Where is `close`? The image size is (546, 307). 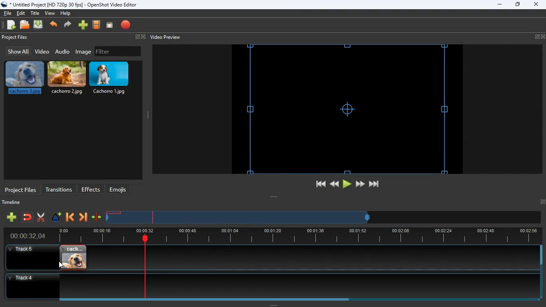
close is located at coordinates (536, 5).